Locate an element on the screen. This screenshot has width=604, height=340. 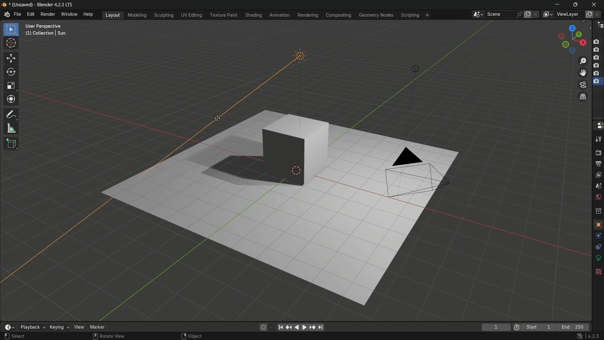
physics is located at coordinates (598, 236).